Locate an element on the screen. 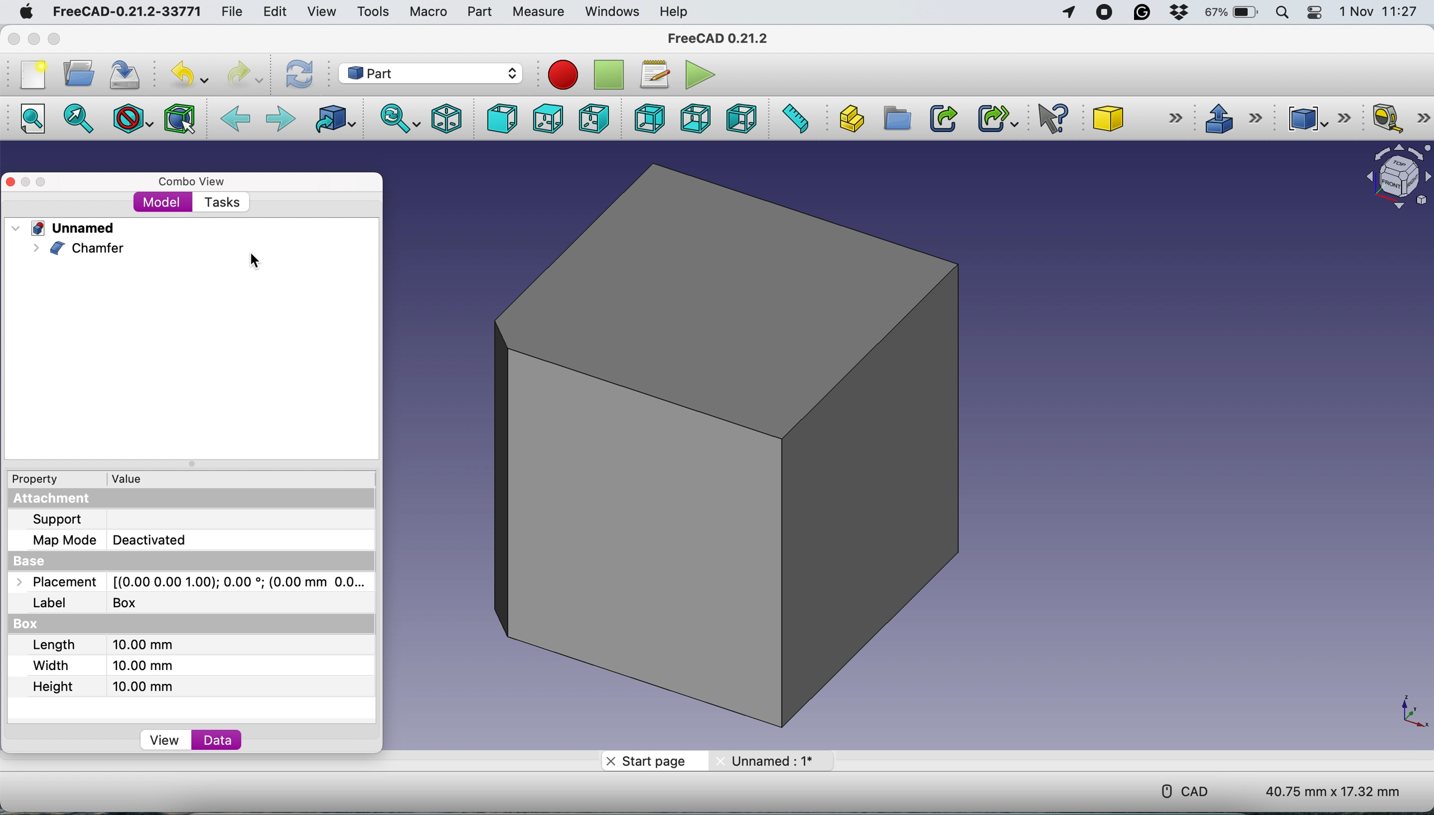  extrude is located at coordinates (1227, 118).